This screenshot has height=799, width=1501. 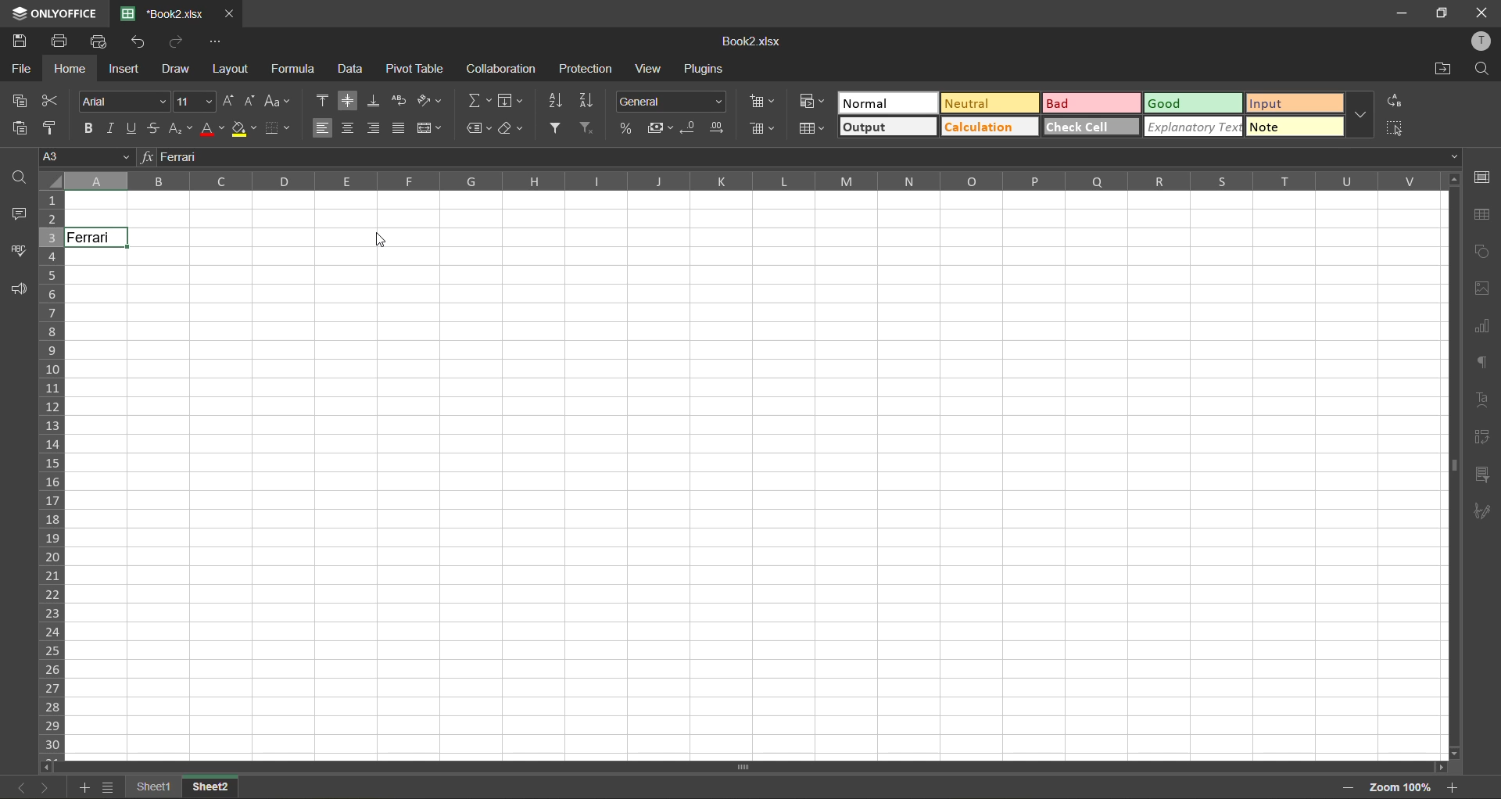 I want to click on change case, so click(x=281, y=102).